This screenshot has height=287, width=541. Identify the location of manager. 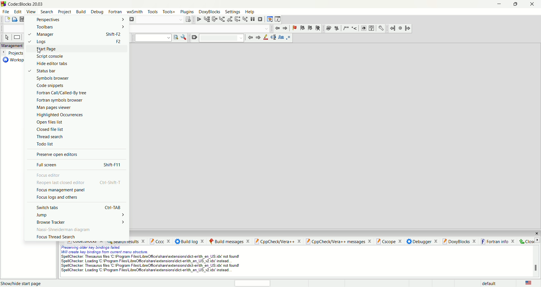
(74, 34).